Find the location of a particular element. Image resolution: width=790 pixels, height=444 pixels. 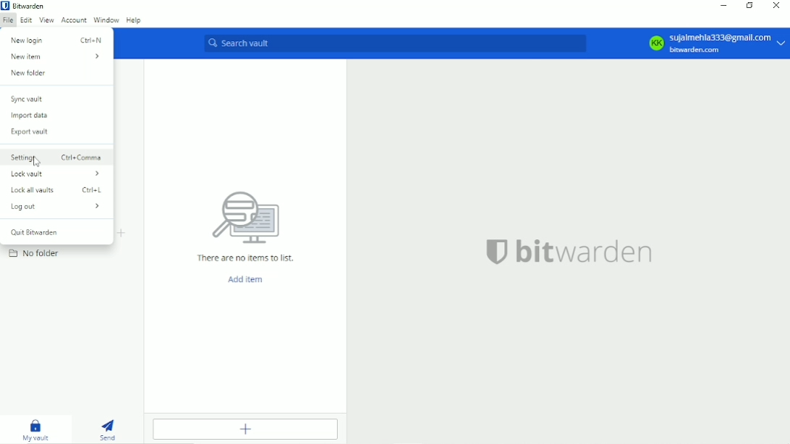

Create folder is located at coordinates (122, 233).